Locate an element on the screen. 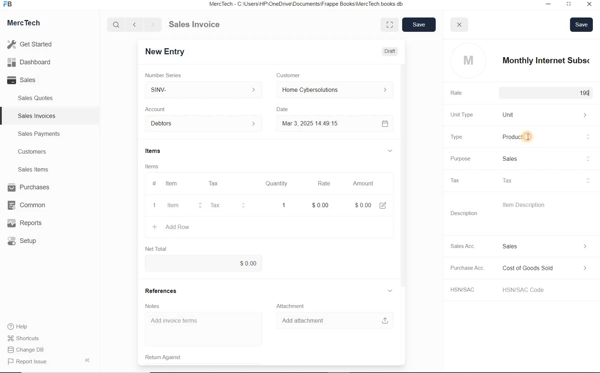 Image resolution: width=600 pixels, height=373 pixels. edit is located at coordinates (382, 205).